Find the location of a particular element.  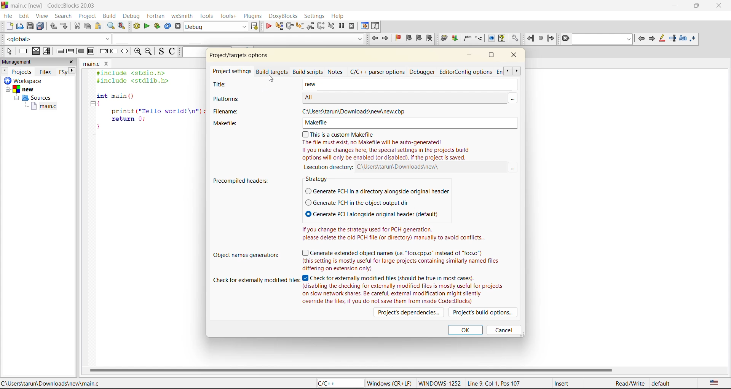

(this setting is mostly useful for large projects containing similarly named files
differing on extension only) is located at coordinates (403, 264).